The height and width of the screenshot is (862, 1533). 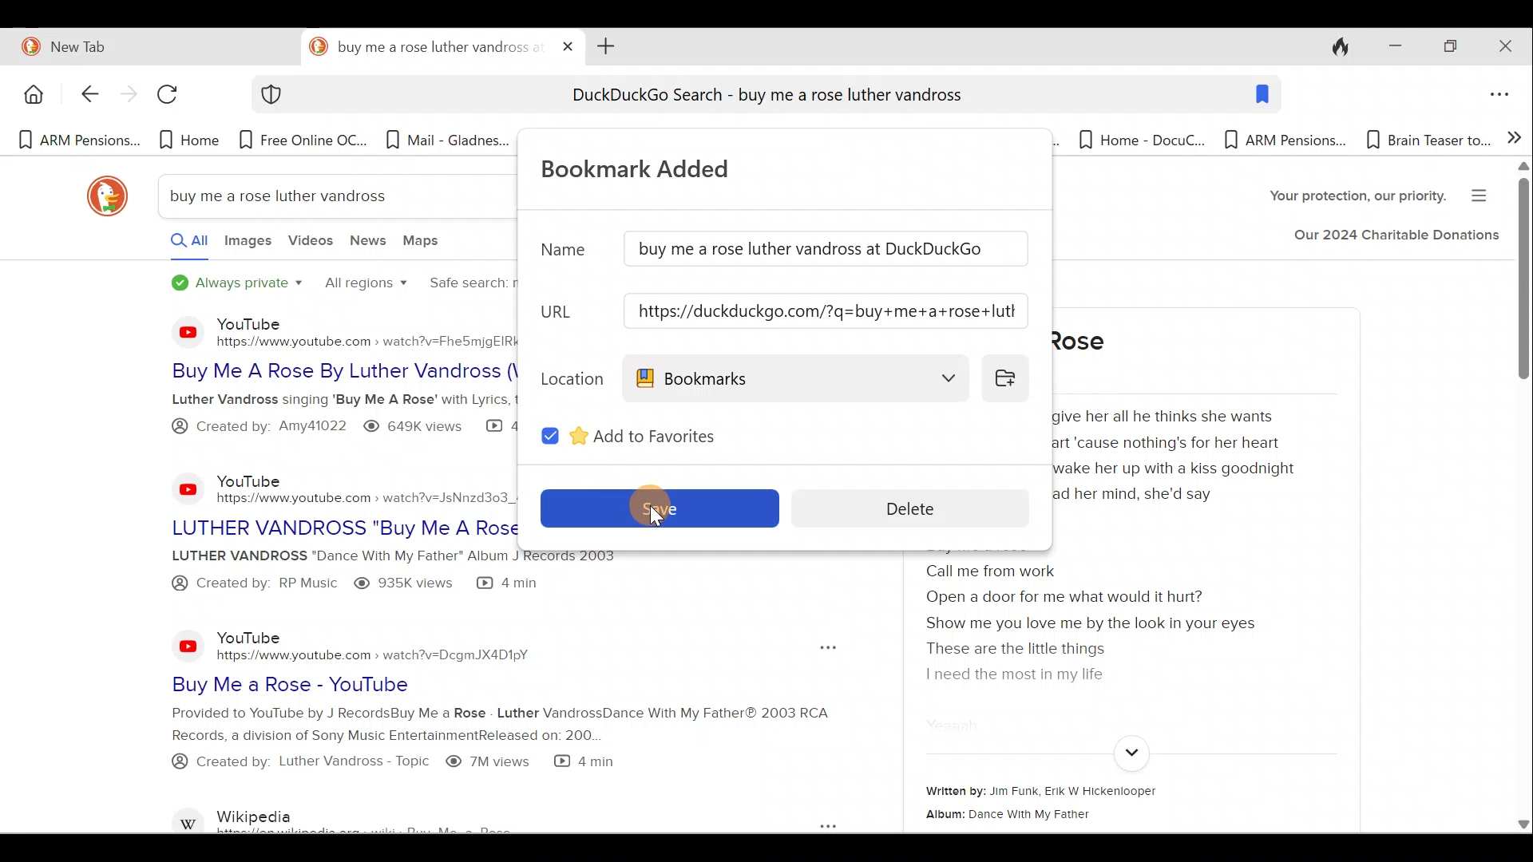 I want to click on Forward, so click(x=126, y=97).